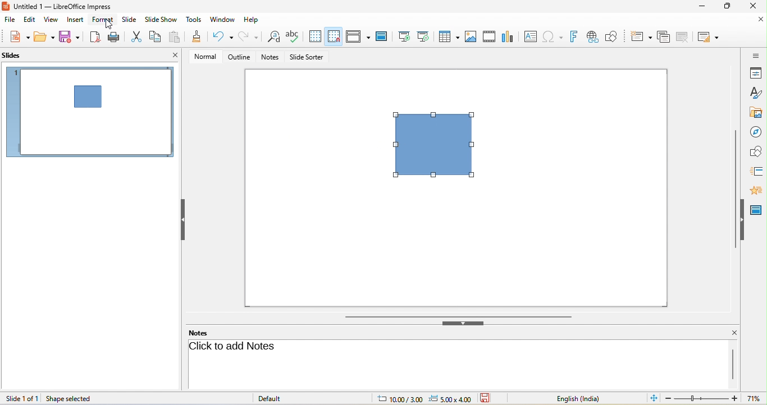 The image size is (767, 405). What do you see at coordinates (683, 36) in the screenshot?
I see `delete slide` at bounding box center [683, 36].